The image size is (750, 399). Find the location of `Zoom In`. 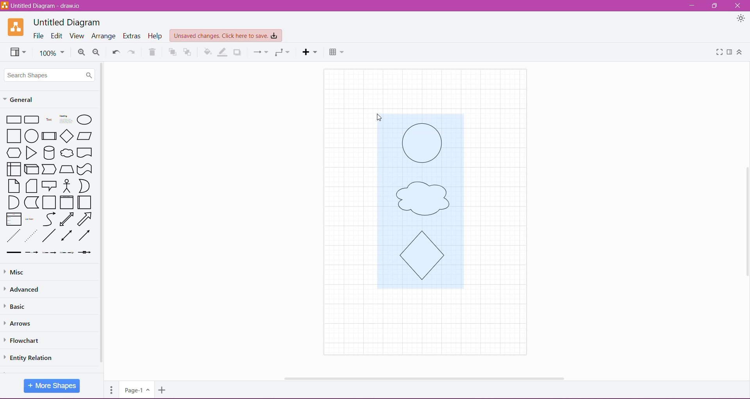

Zoom In is located at coordinates (81, 52).